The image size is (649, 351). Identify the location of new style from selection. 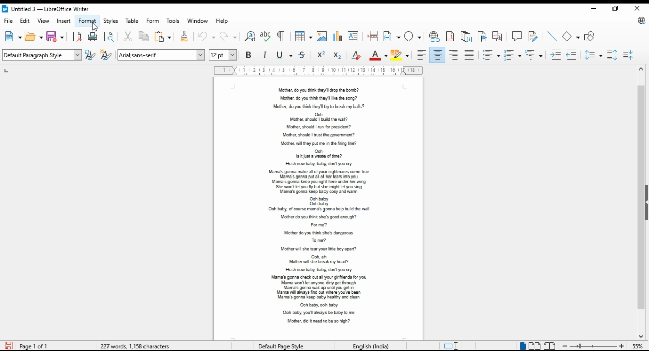
(106, 55).